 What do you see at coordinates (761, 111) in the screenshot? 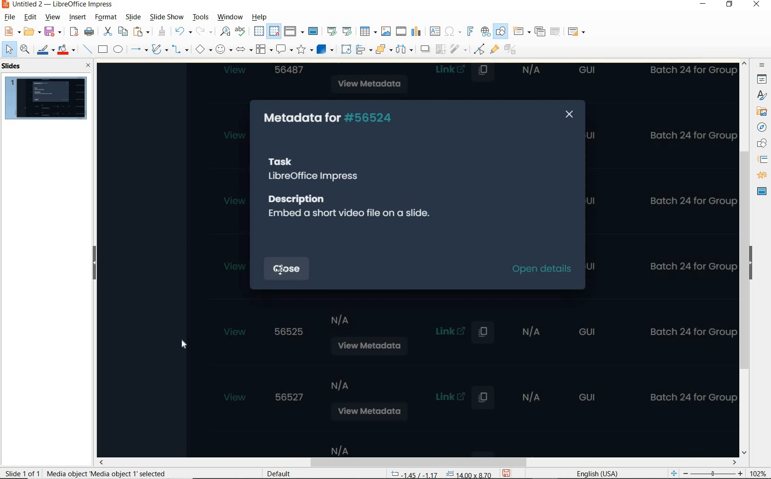
I see `images` at bounding box center [761, 111].